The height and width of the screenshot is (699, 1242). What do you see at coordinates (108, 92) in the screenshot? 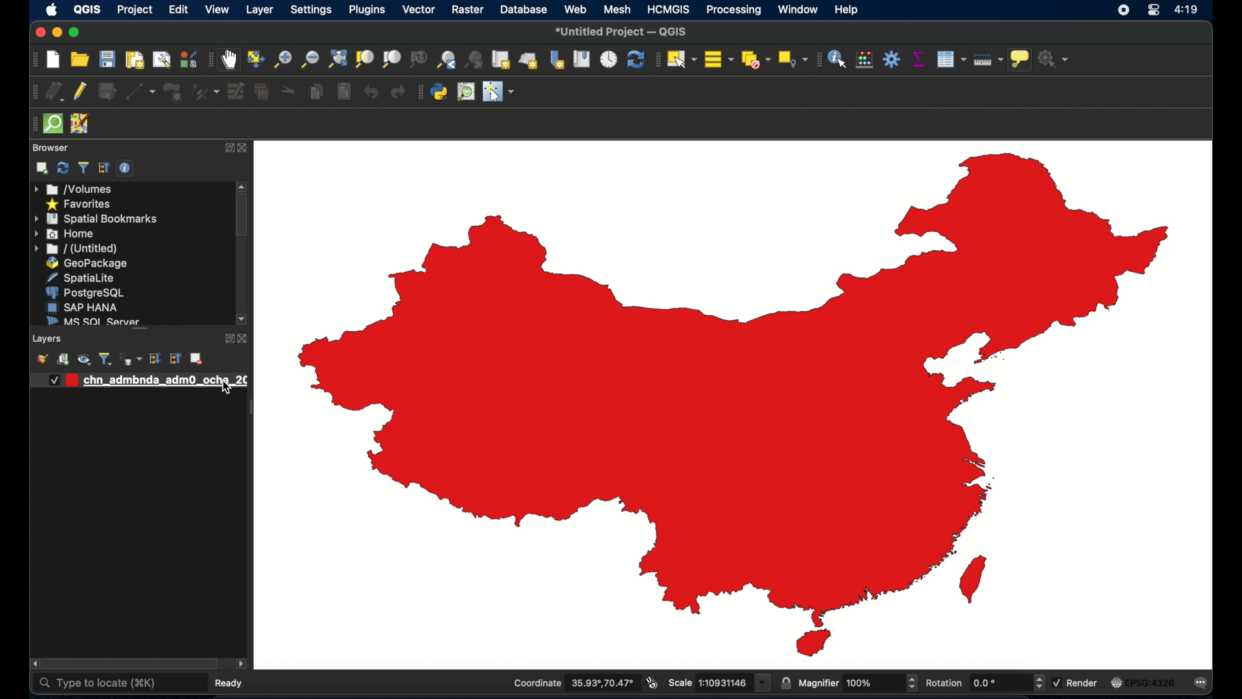
I see `save edits` at bounding box center [108, 92].